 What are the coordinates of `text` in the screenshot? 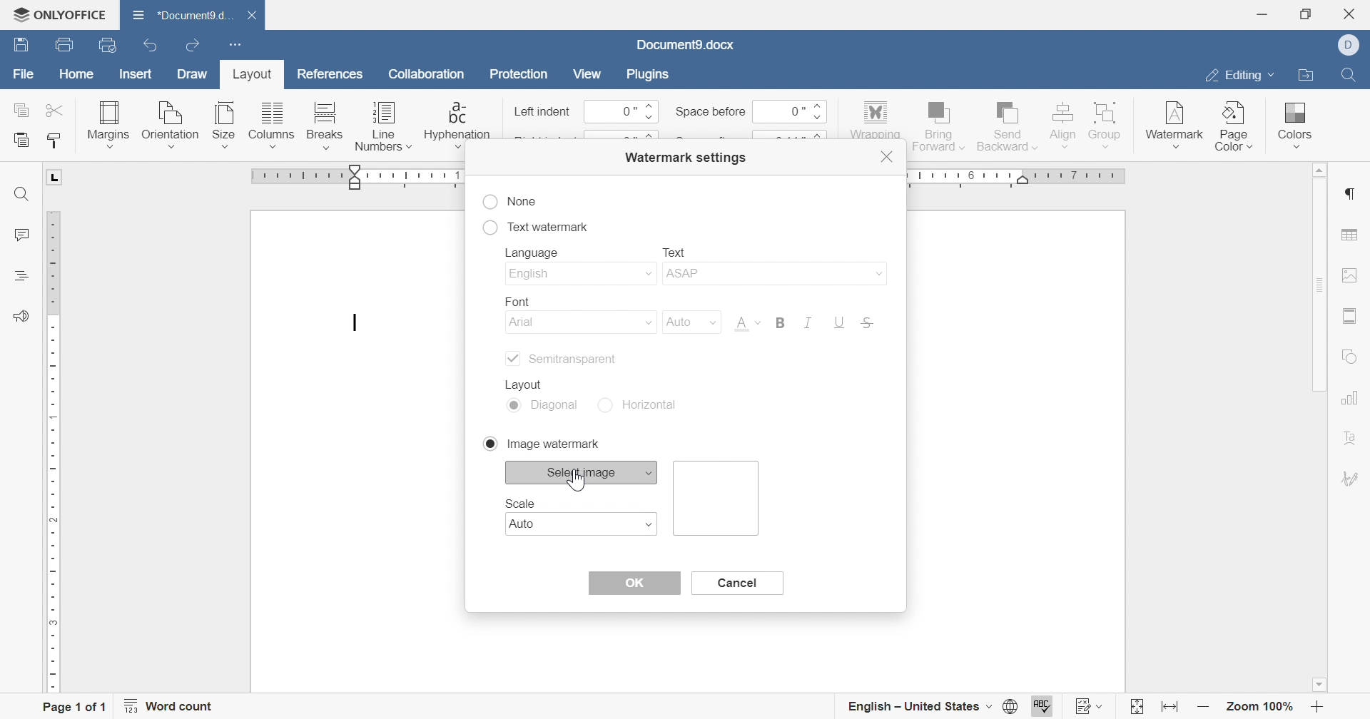 It's located at (674, 250).